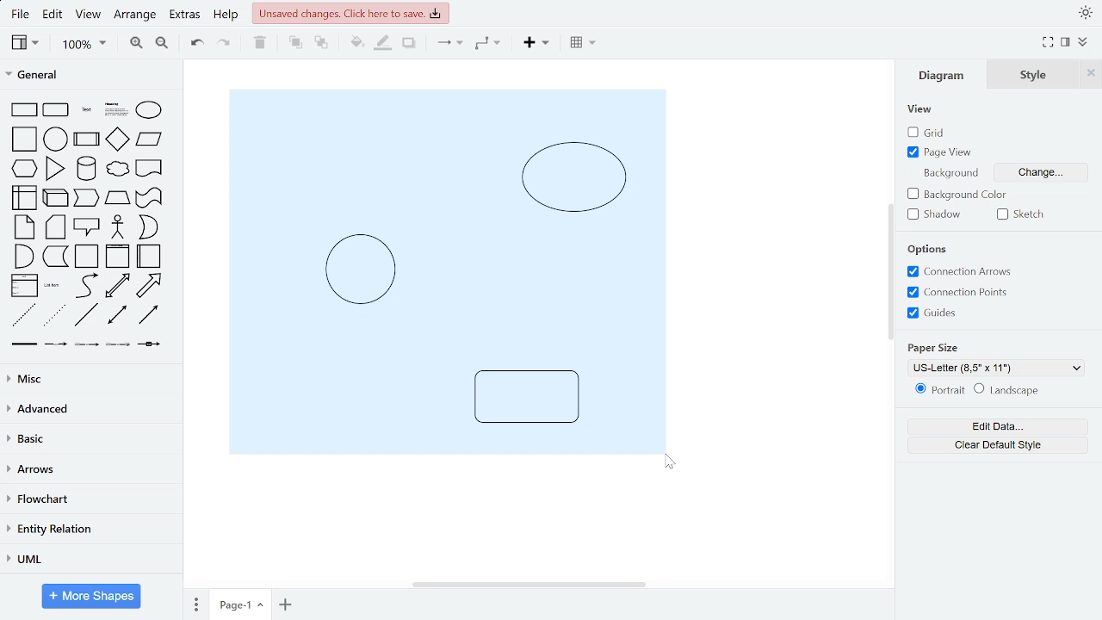 This screenshot has width=1102, height=620. What do you see at coordinates (958, 195) in the screenshot?
I see `background color` at bounding box center [958, 195].